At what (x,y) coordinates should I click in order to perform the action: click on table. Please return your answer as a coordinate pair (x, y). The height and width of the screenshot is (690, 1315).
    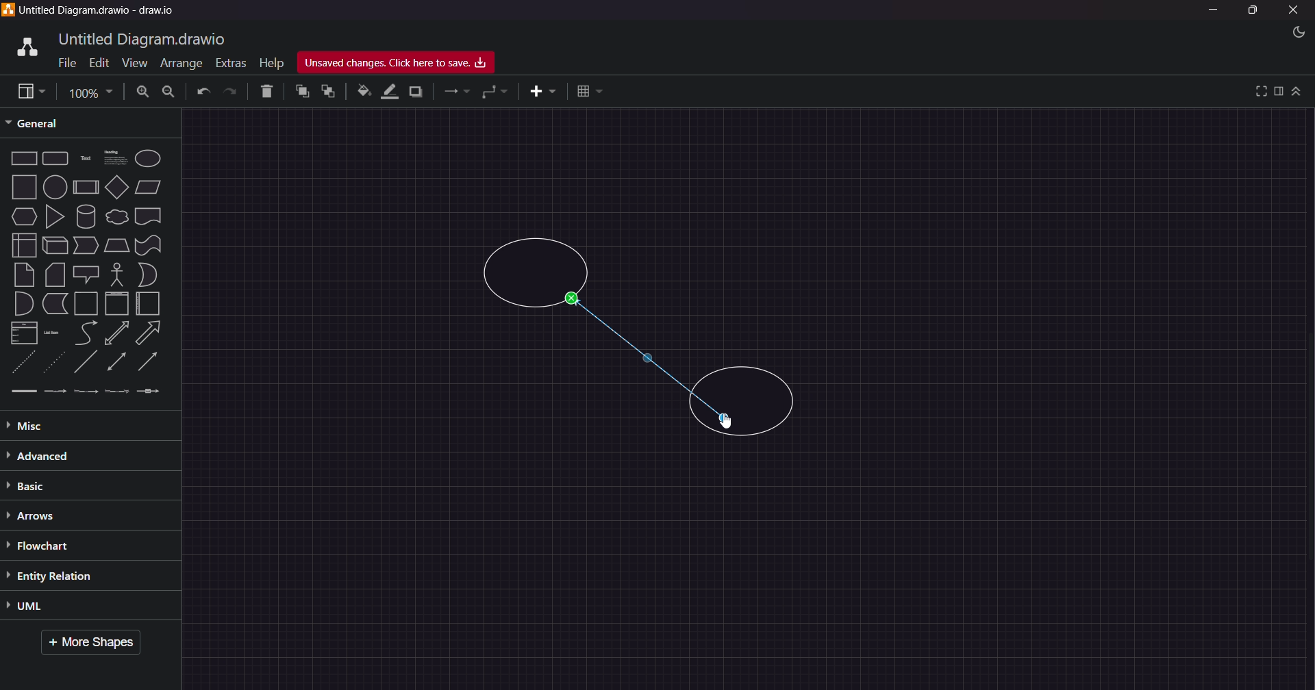
    Looking at the image, I should click on (590, 90).